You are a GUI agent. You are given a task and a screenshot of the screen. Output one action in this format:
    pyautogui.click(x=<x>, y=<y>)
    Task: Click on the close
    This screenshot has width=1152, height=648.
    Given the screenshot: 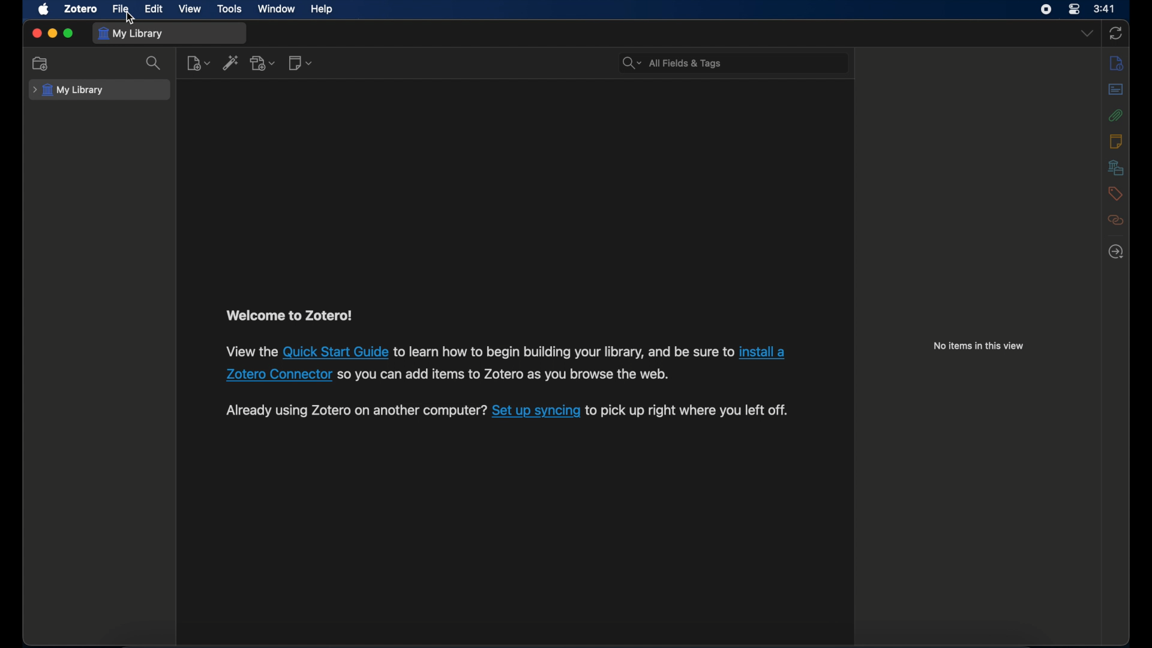 What is the action you would take?
    pyautogui.click(x=36, y=34)
    